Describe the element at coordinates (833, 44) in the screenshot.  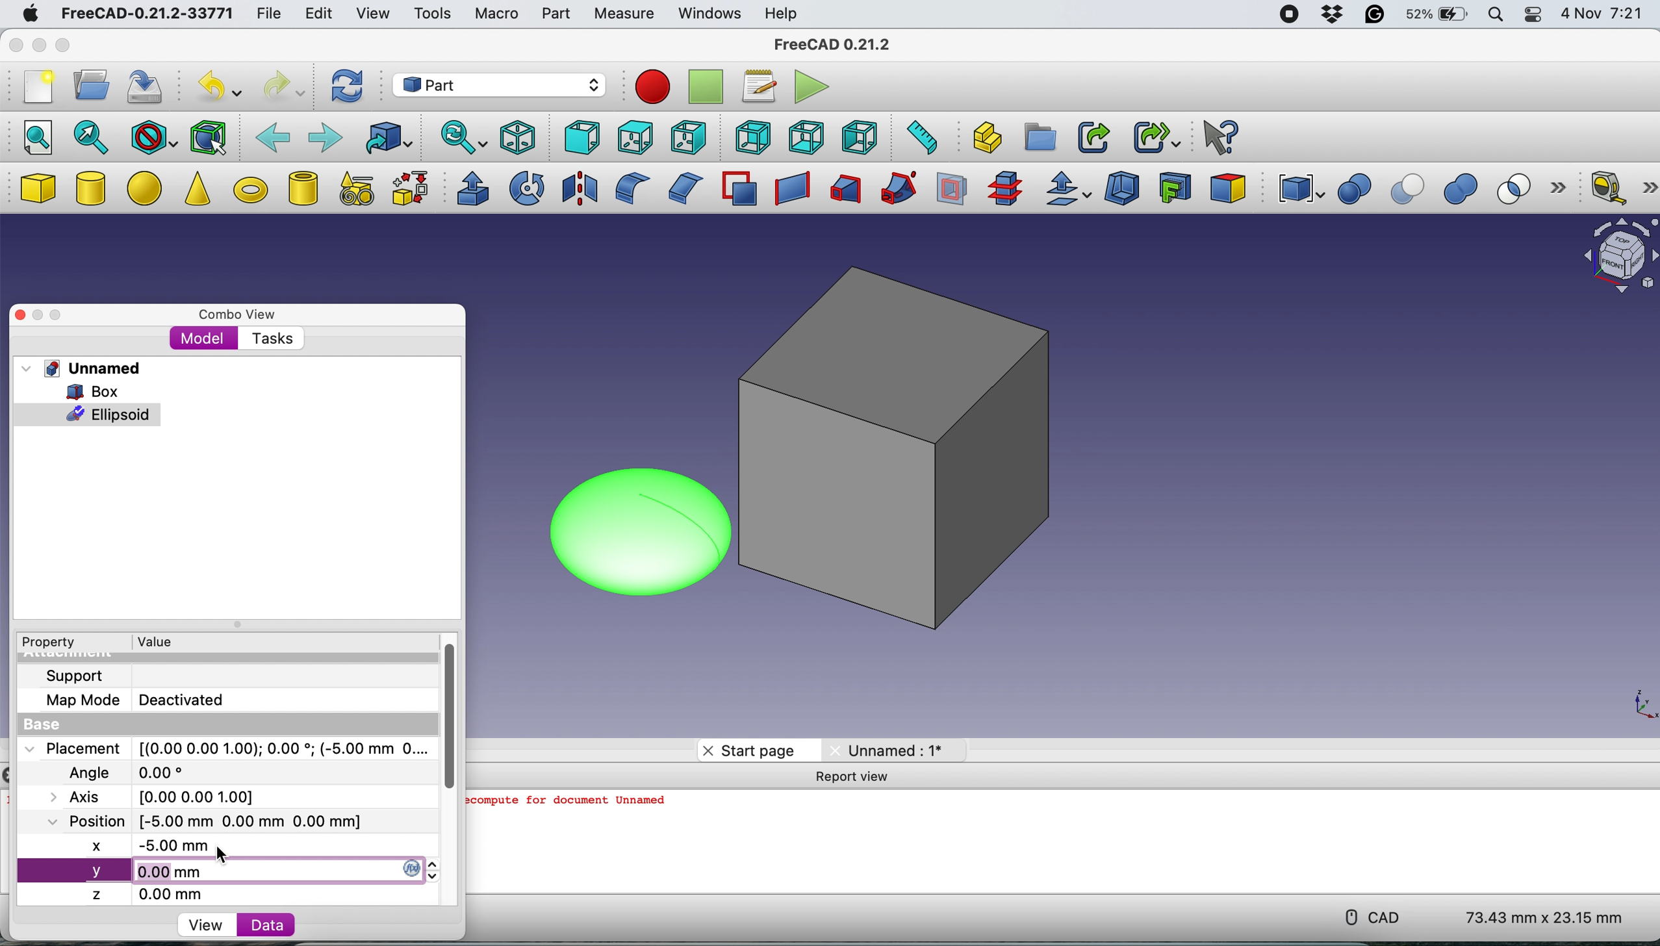
I see `FreeCAD 0.21.2` at that location.